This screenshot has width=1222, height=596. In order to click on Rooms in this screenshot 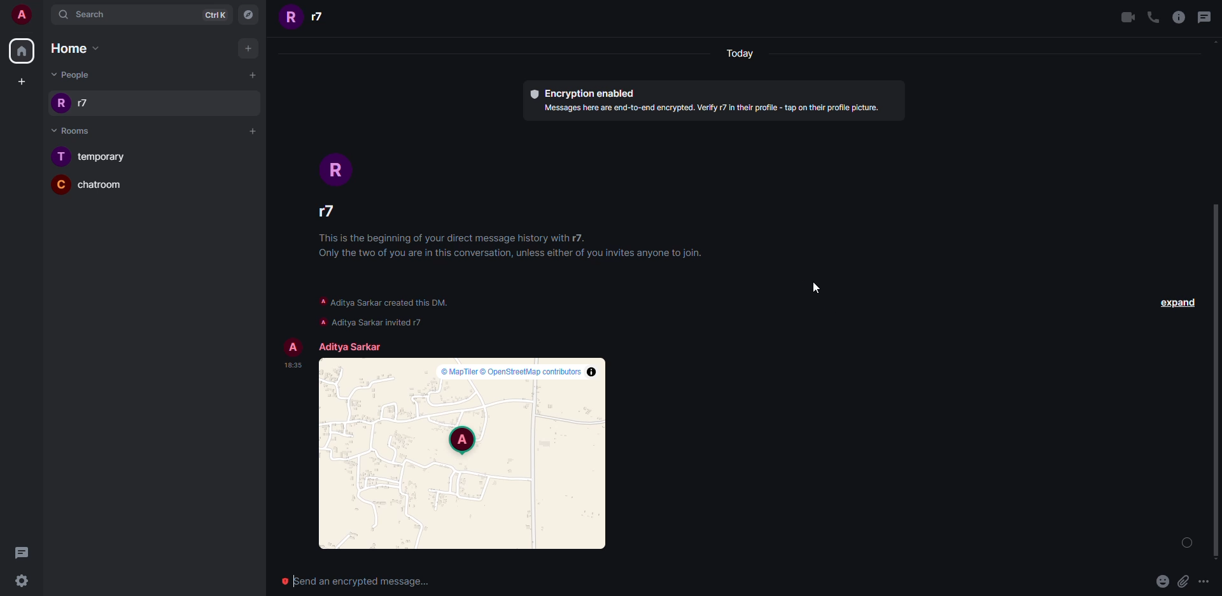, I will do `click(71, 130)`.